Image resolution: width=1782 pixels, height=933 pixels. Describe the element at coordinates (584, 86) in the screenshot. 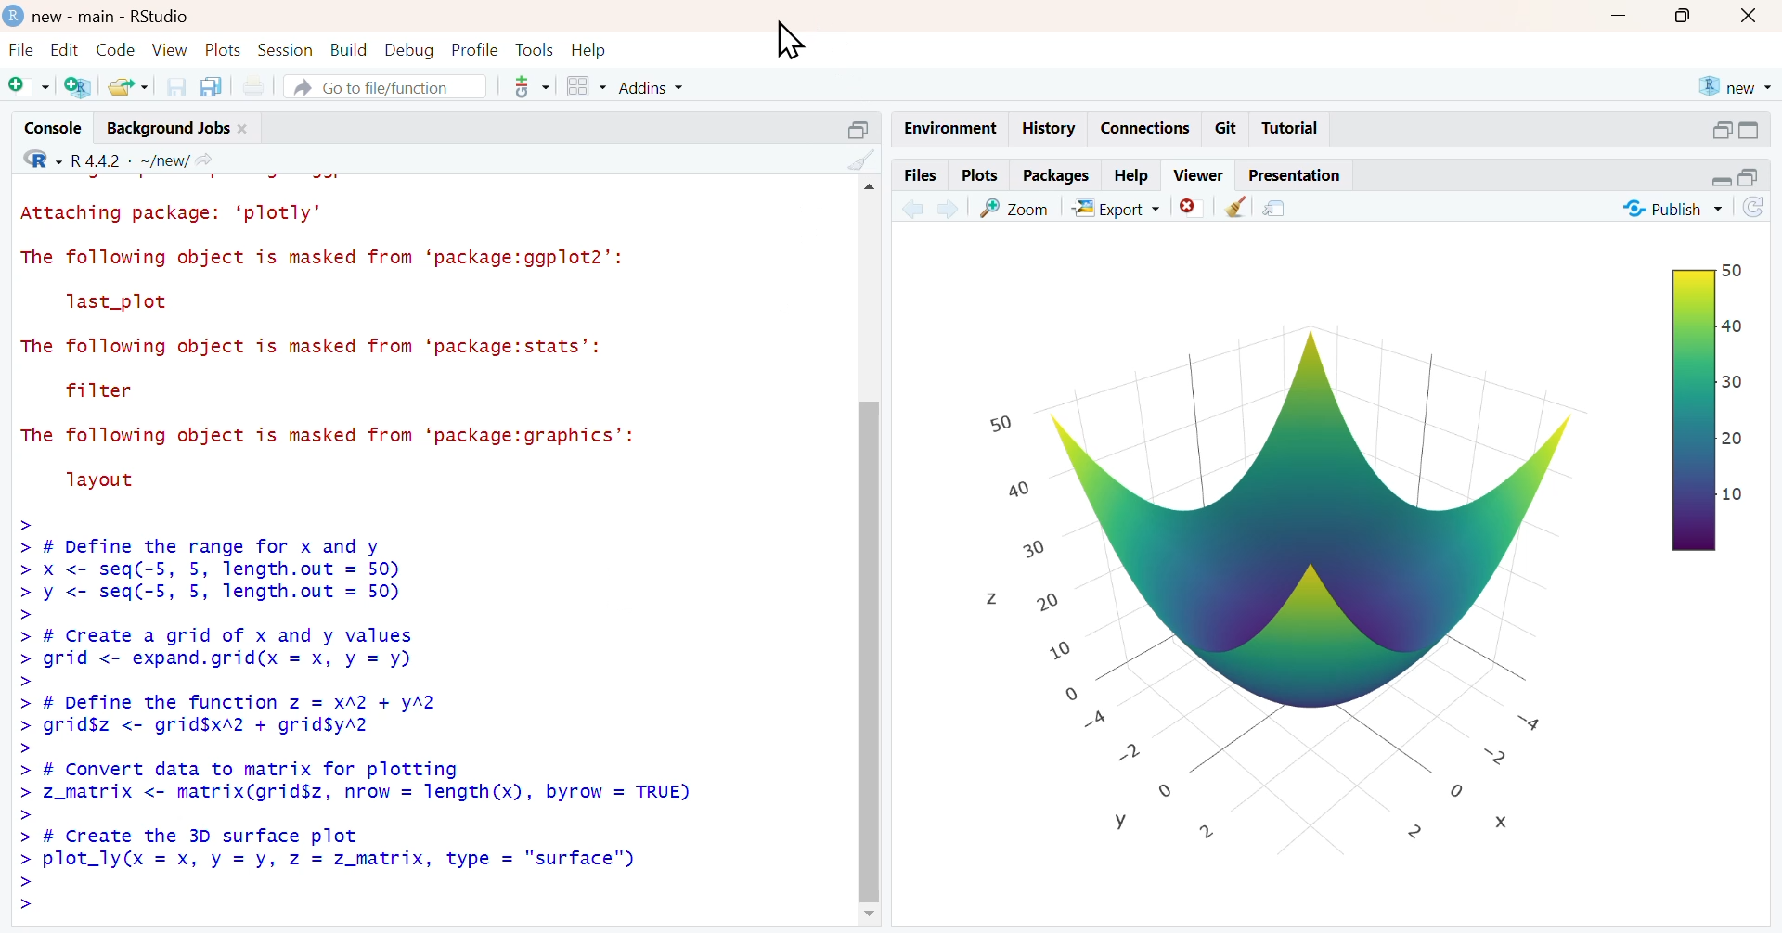

I see `workspace panes` at that location.